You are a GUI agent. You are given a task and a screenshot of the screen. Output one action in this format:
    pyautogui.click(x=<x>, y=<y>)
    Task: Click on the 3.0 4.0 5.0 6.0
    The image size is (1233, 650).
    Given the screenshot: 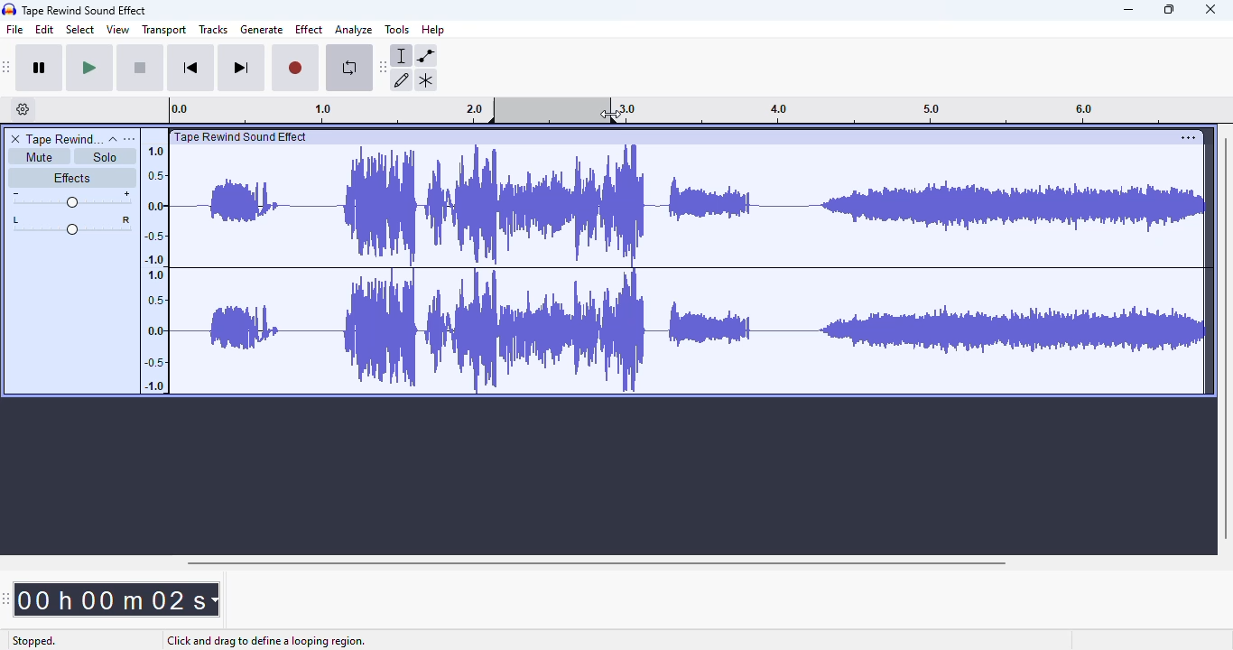 What is the action you would take?
    pyautogui.click(x=922, y=107)
    